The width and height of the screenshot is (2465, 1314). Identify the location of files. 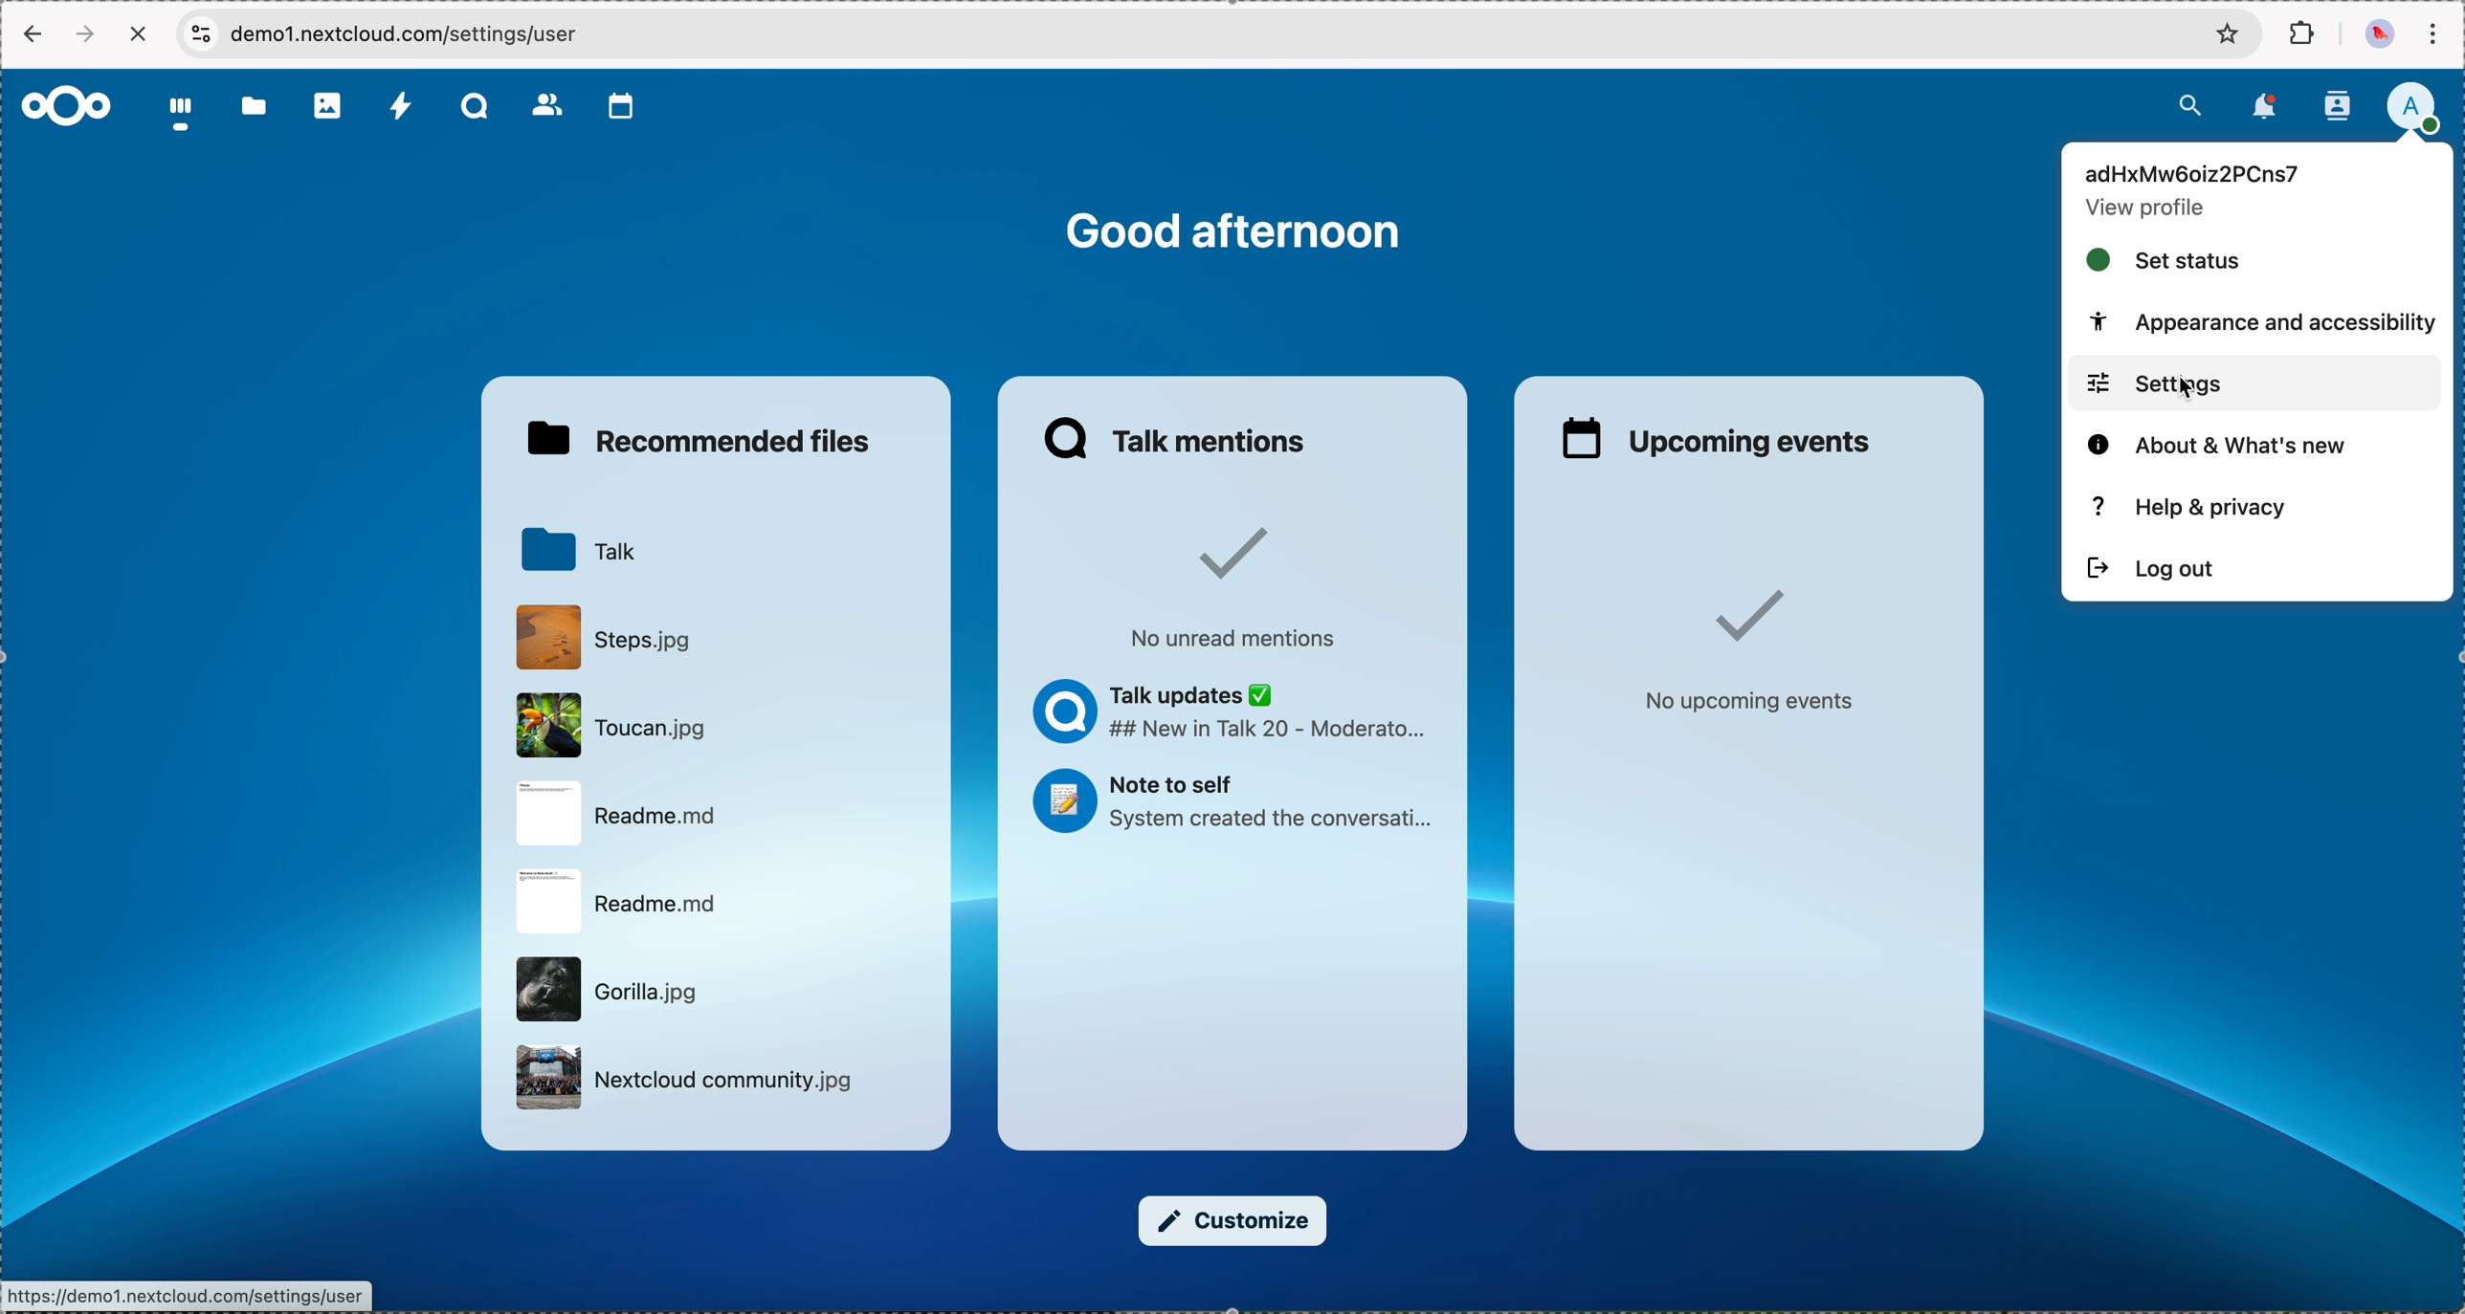
(254, 110).